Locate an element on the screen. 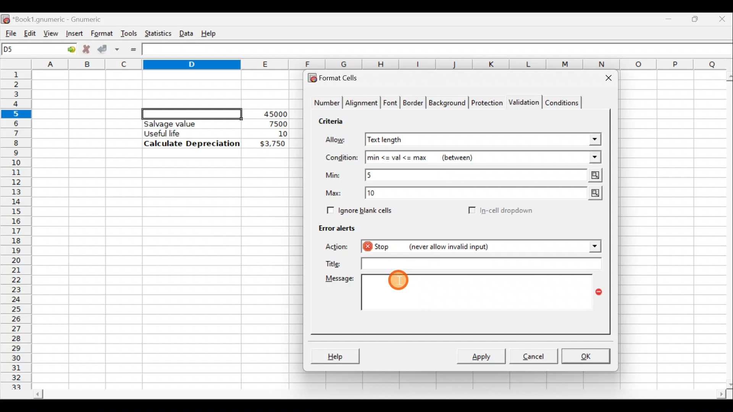 The height and width of the screenshot is (412, 733). 10 is located at coordinates (273, 134).